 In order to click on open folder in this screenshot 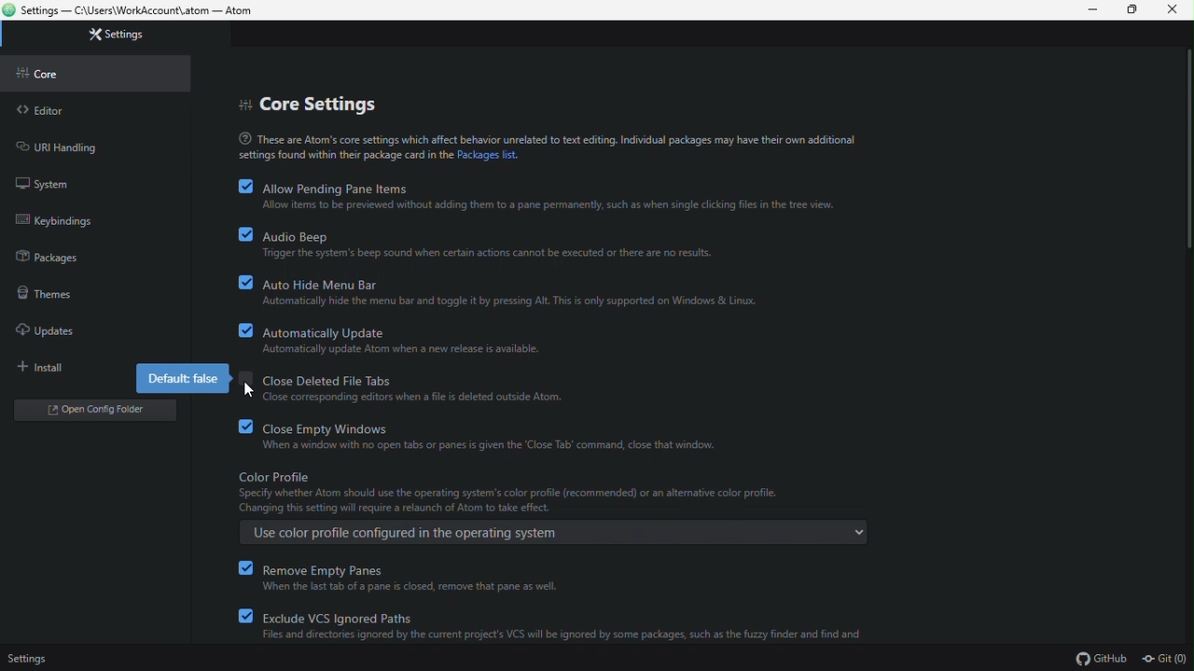, I will do `click(85, 410)`.